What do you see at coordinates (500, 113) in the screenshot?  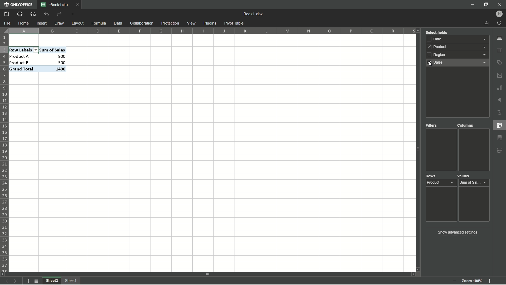 I see `text art` at bounding box center [500, 113].